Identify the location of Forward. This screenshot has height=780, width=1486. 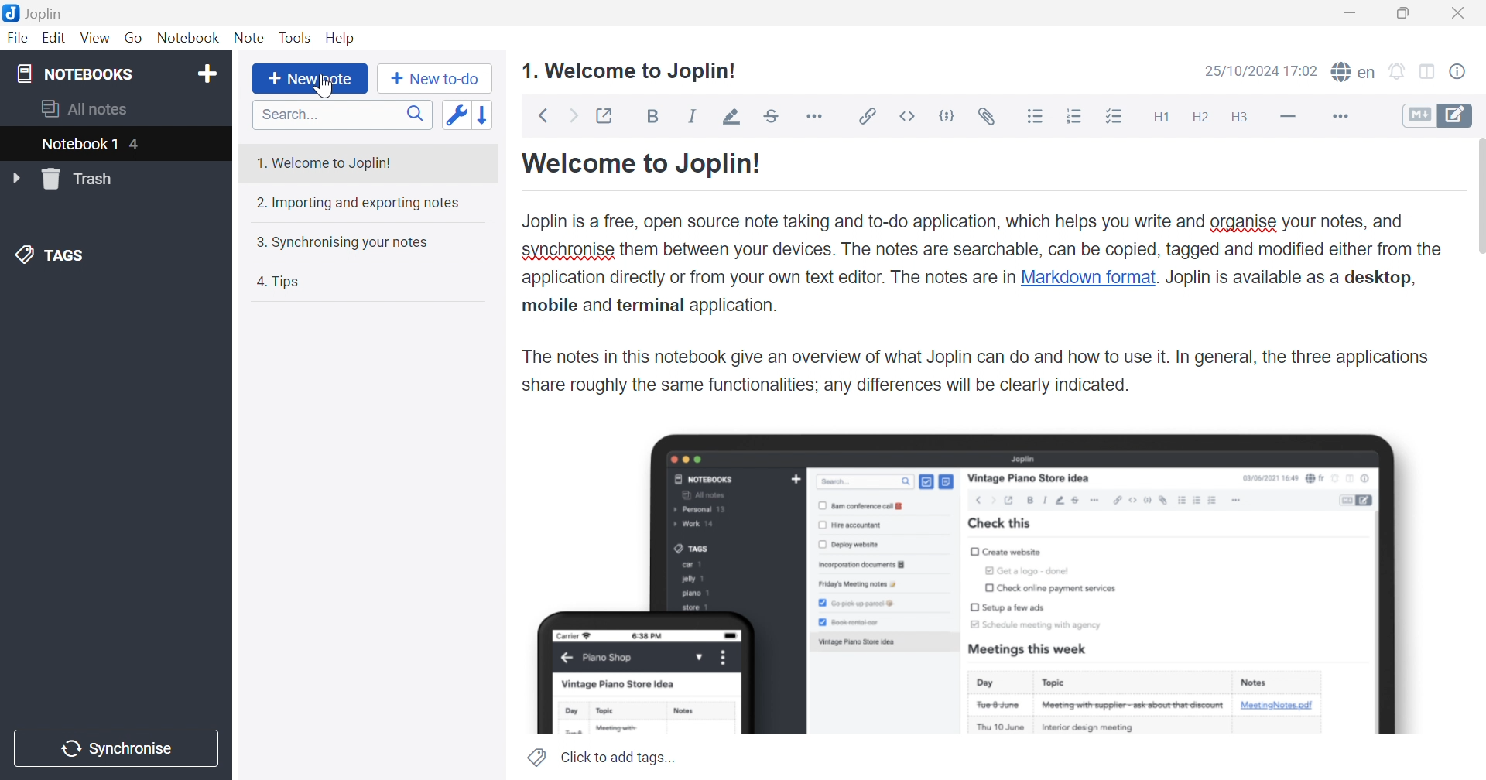
(574, 115).